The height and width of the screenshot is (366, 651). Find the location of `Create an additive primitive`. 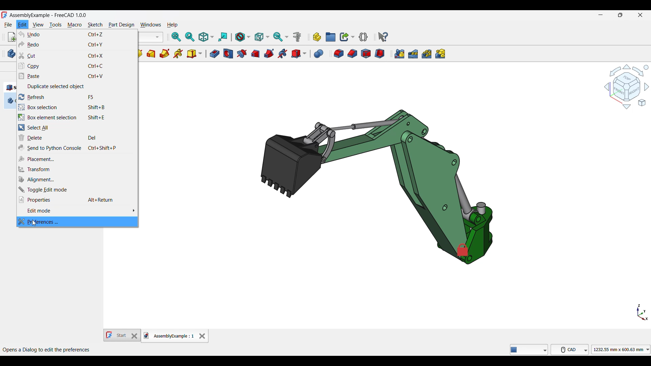

Create an additive primitive is located at coordinates (195, 54).